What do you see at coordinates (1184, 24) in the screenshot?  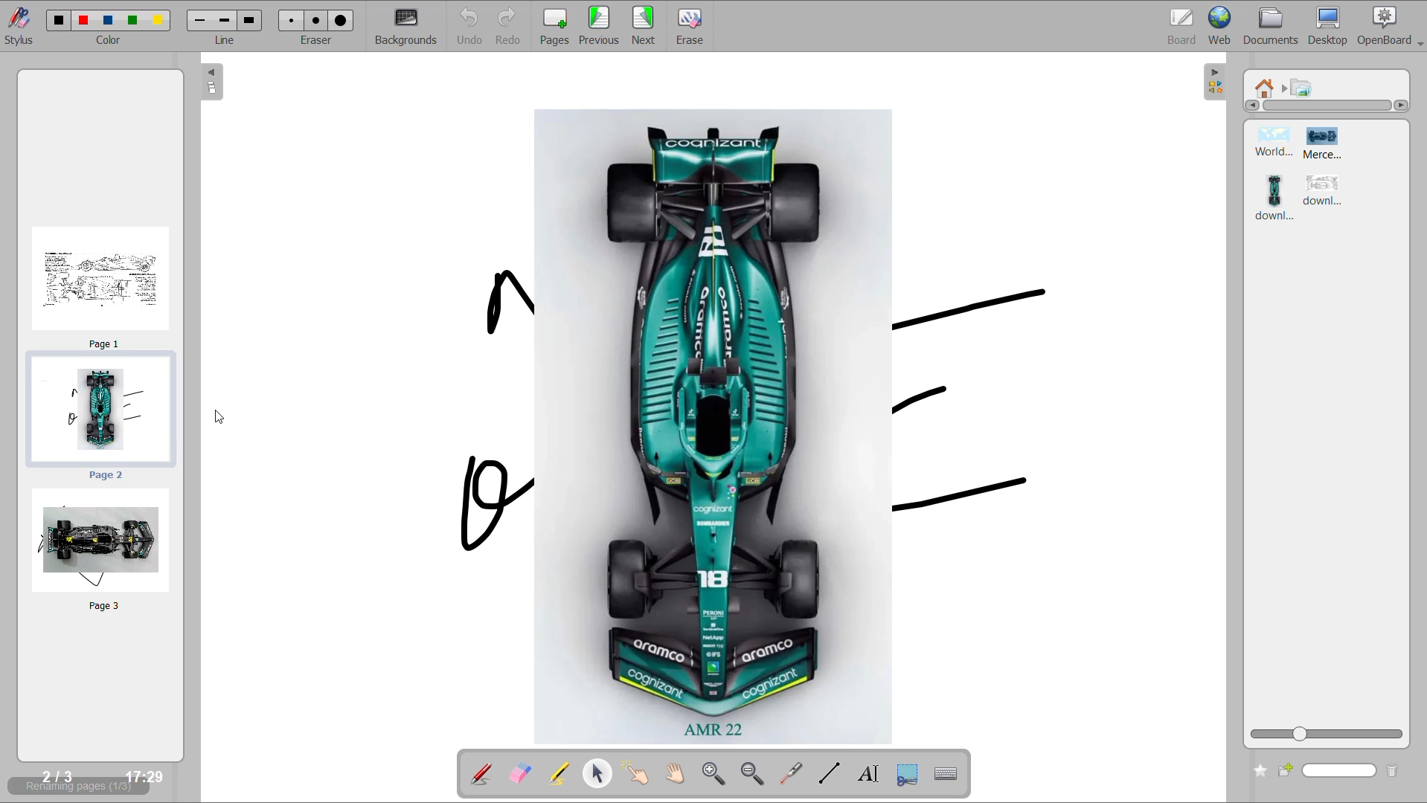 I see `board` at bounding box center [1184, 24].